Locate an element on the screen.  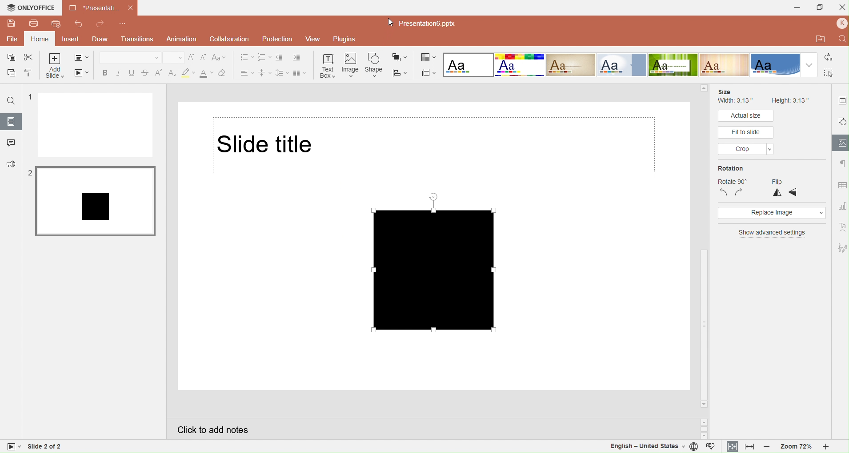
Increment font size is located at coordinates (192, 57).